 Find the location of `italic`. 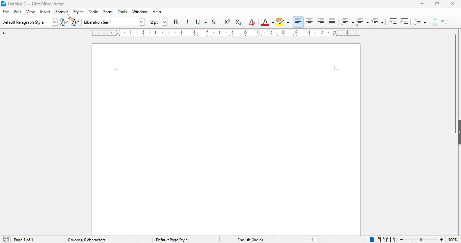

italic is located at coordinates (187, 22).